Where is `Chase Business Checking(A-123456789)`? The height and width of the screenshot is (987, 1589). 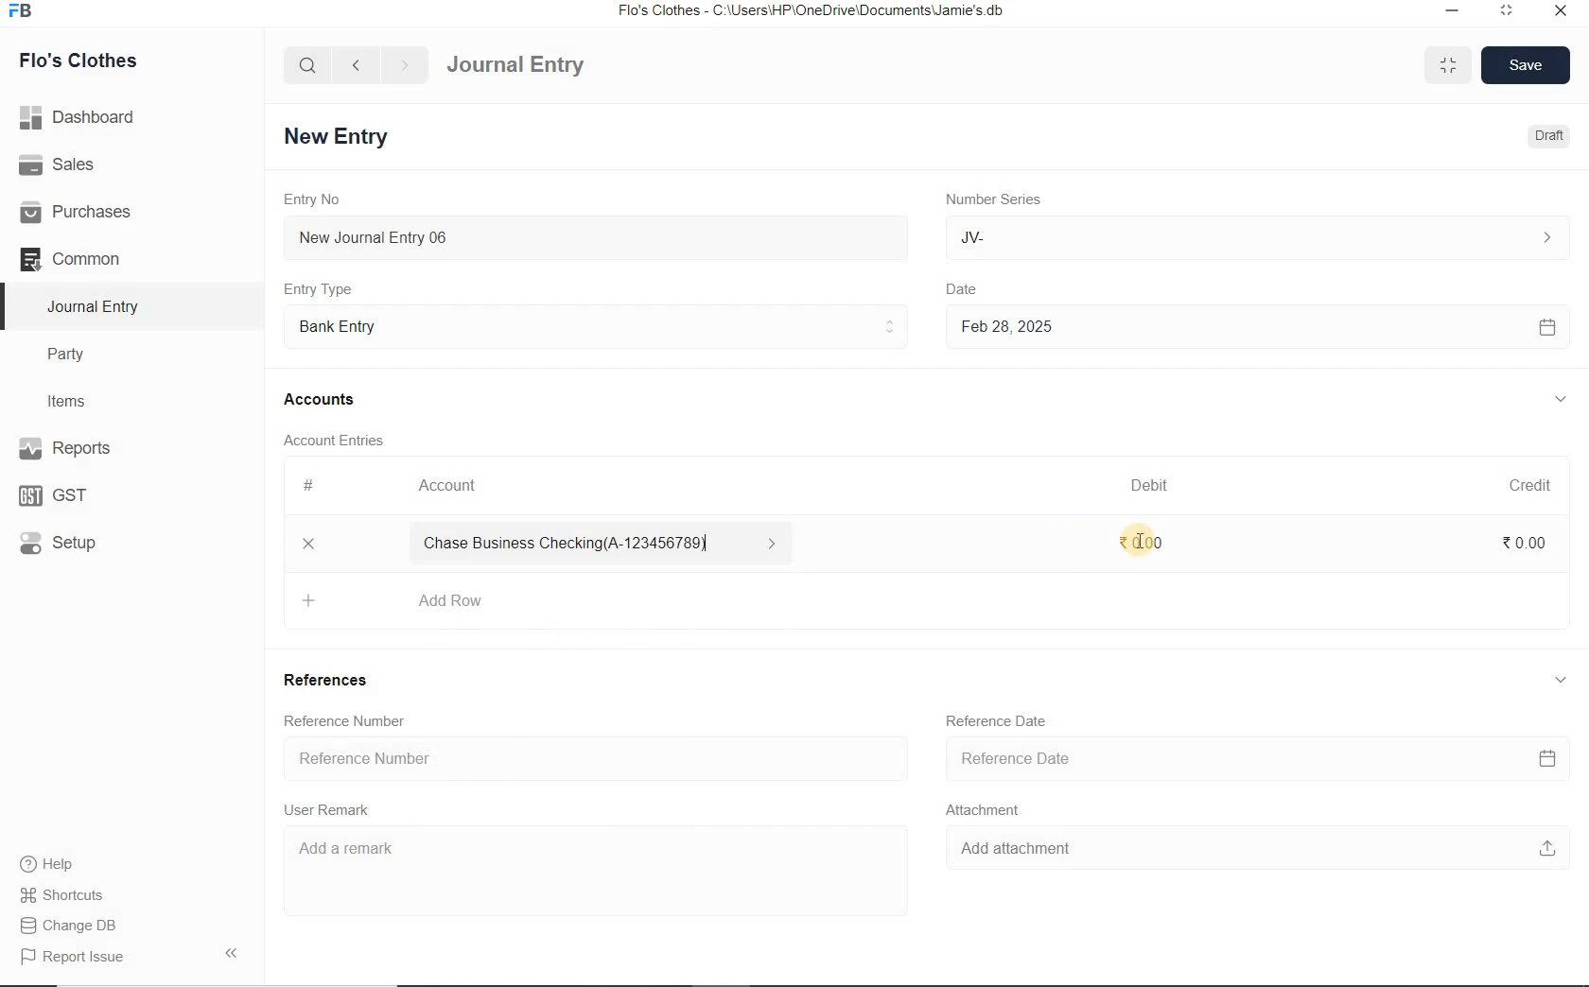
Chase Business Checking(A-123456789) is located at coordinates (607, 545).